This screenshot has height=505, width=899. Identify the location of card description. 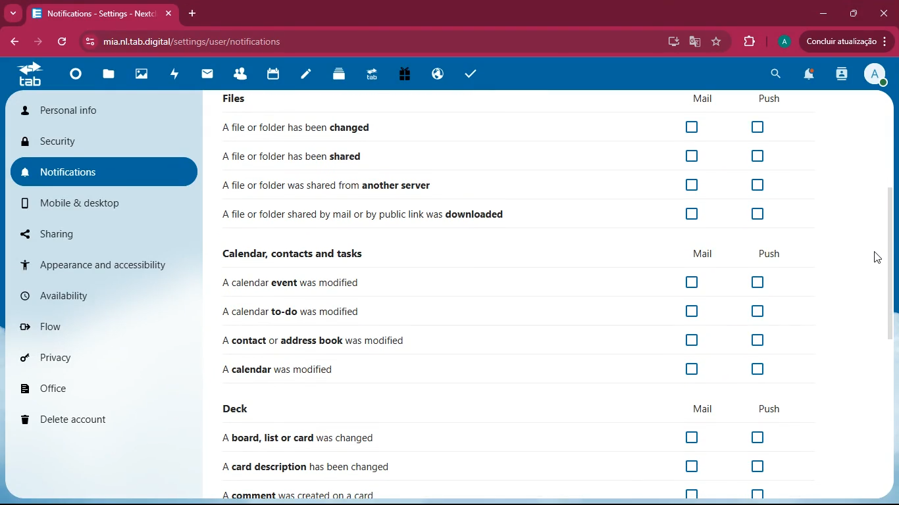
(311, 466).